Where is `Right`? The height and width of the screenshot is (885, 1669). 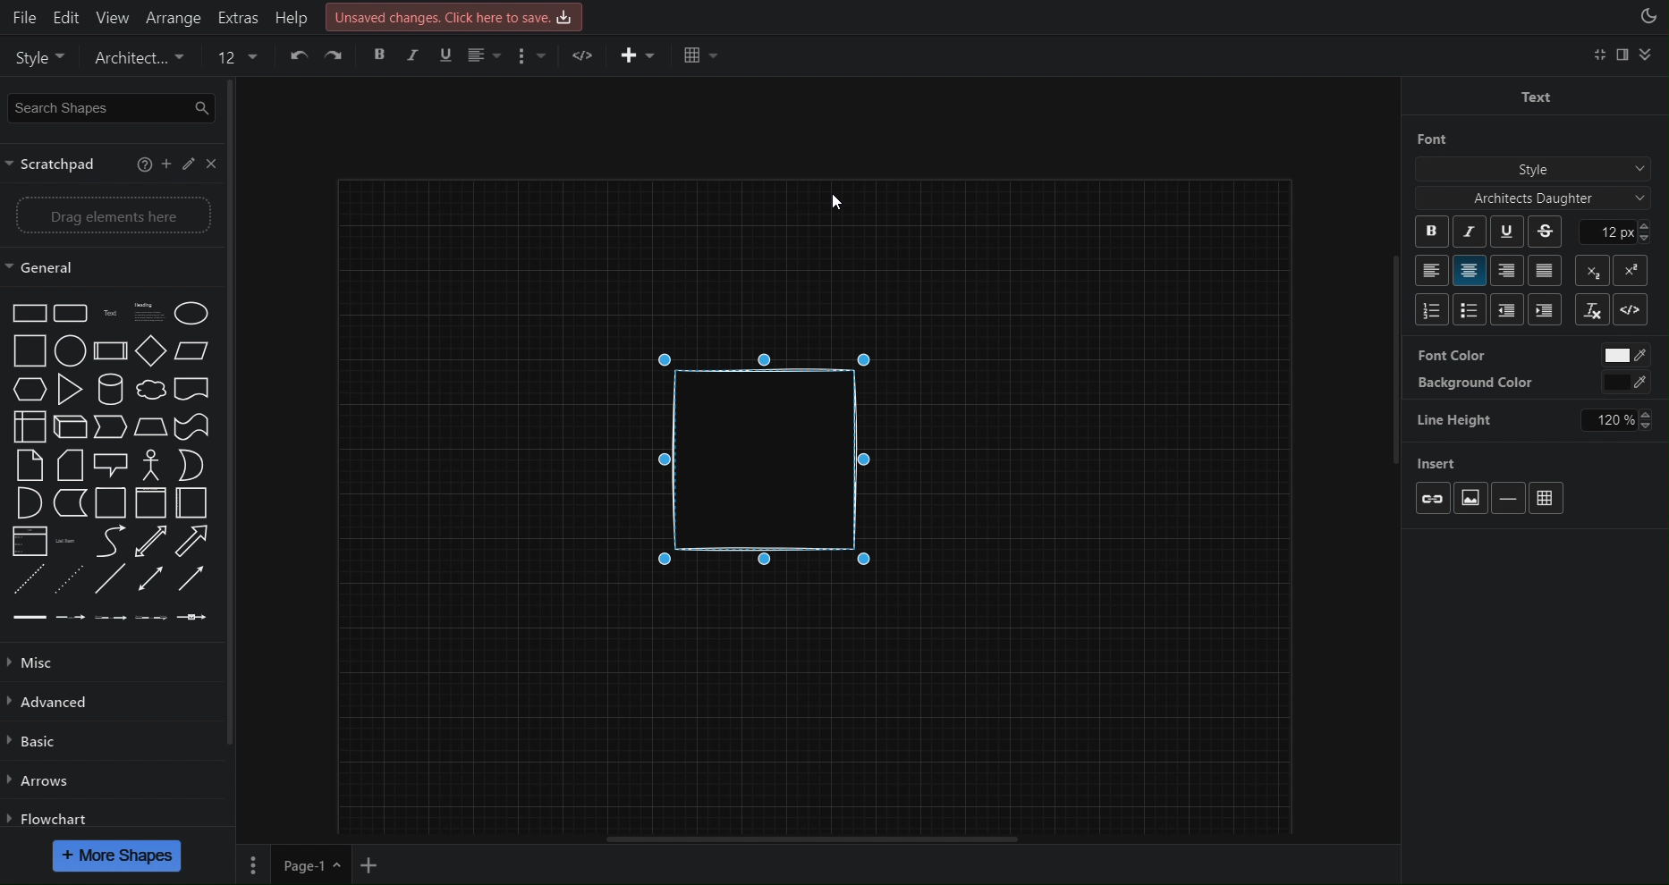
Right is located at coordinates (1509, 272).